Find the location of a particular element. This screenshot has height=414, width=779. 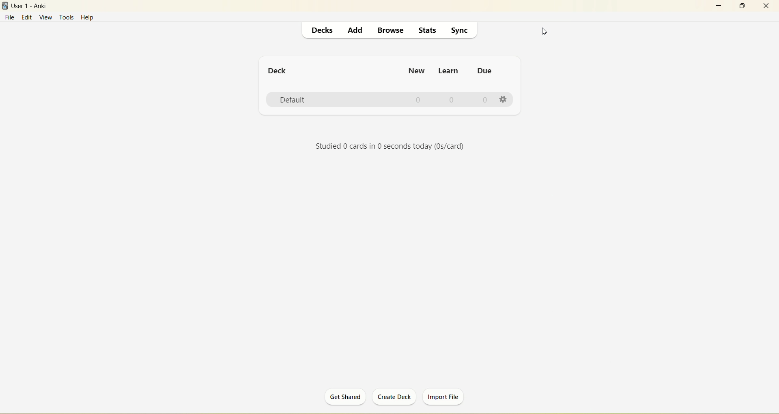

due is located at coordinates (484, 70).